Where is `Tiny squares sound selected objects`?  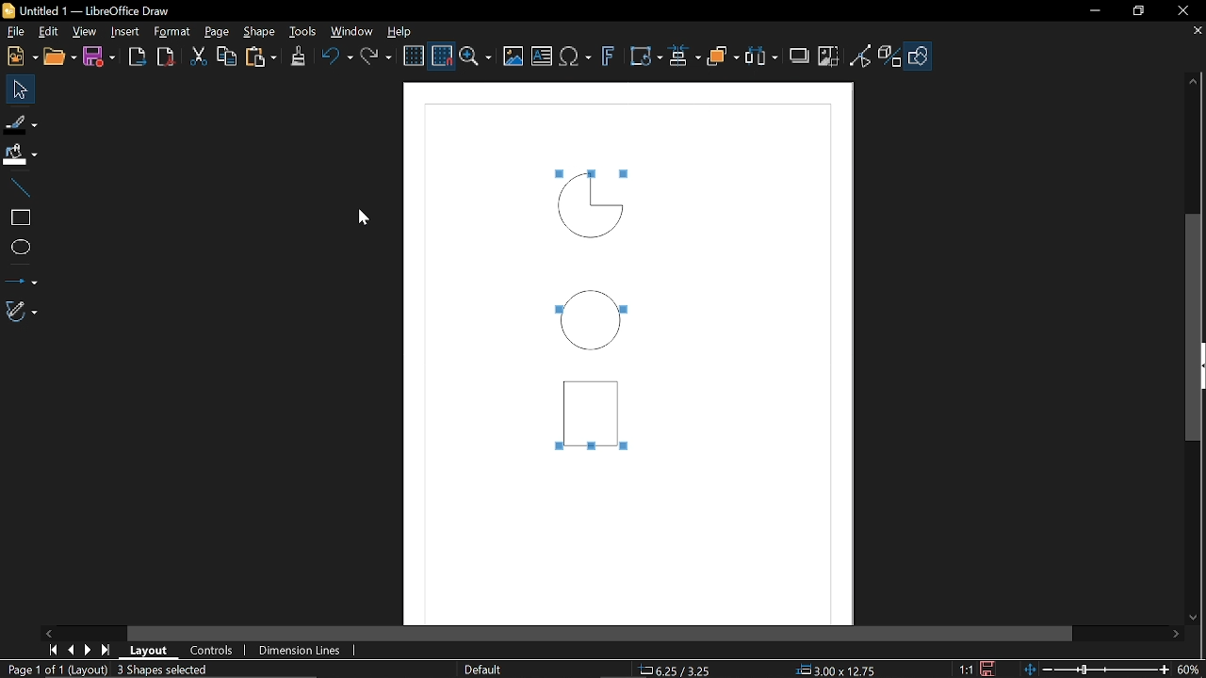
Tiny squares sound selected objects is located at coordinates (558, 174).